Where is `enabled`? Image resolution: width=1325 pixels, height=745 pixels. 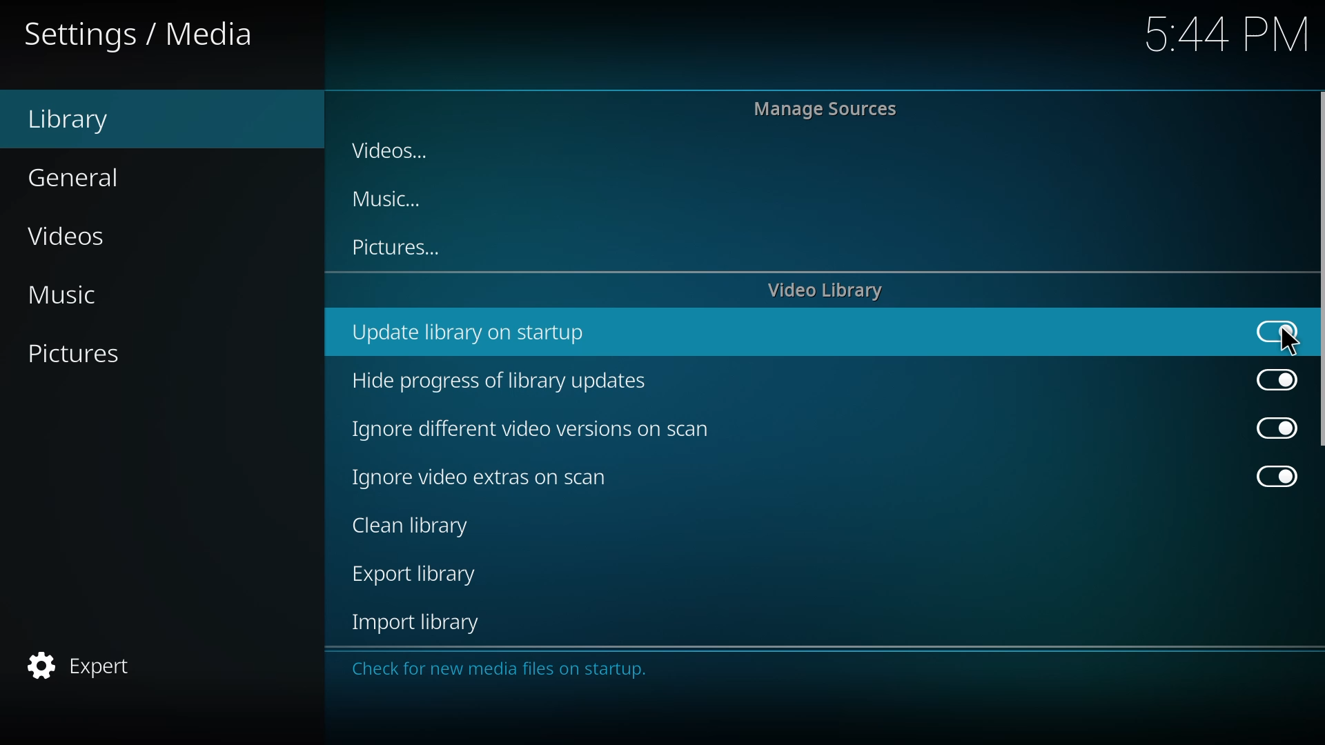
enabled is located at coordinates (1270, 474).